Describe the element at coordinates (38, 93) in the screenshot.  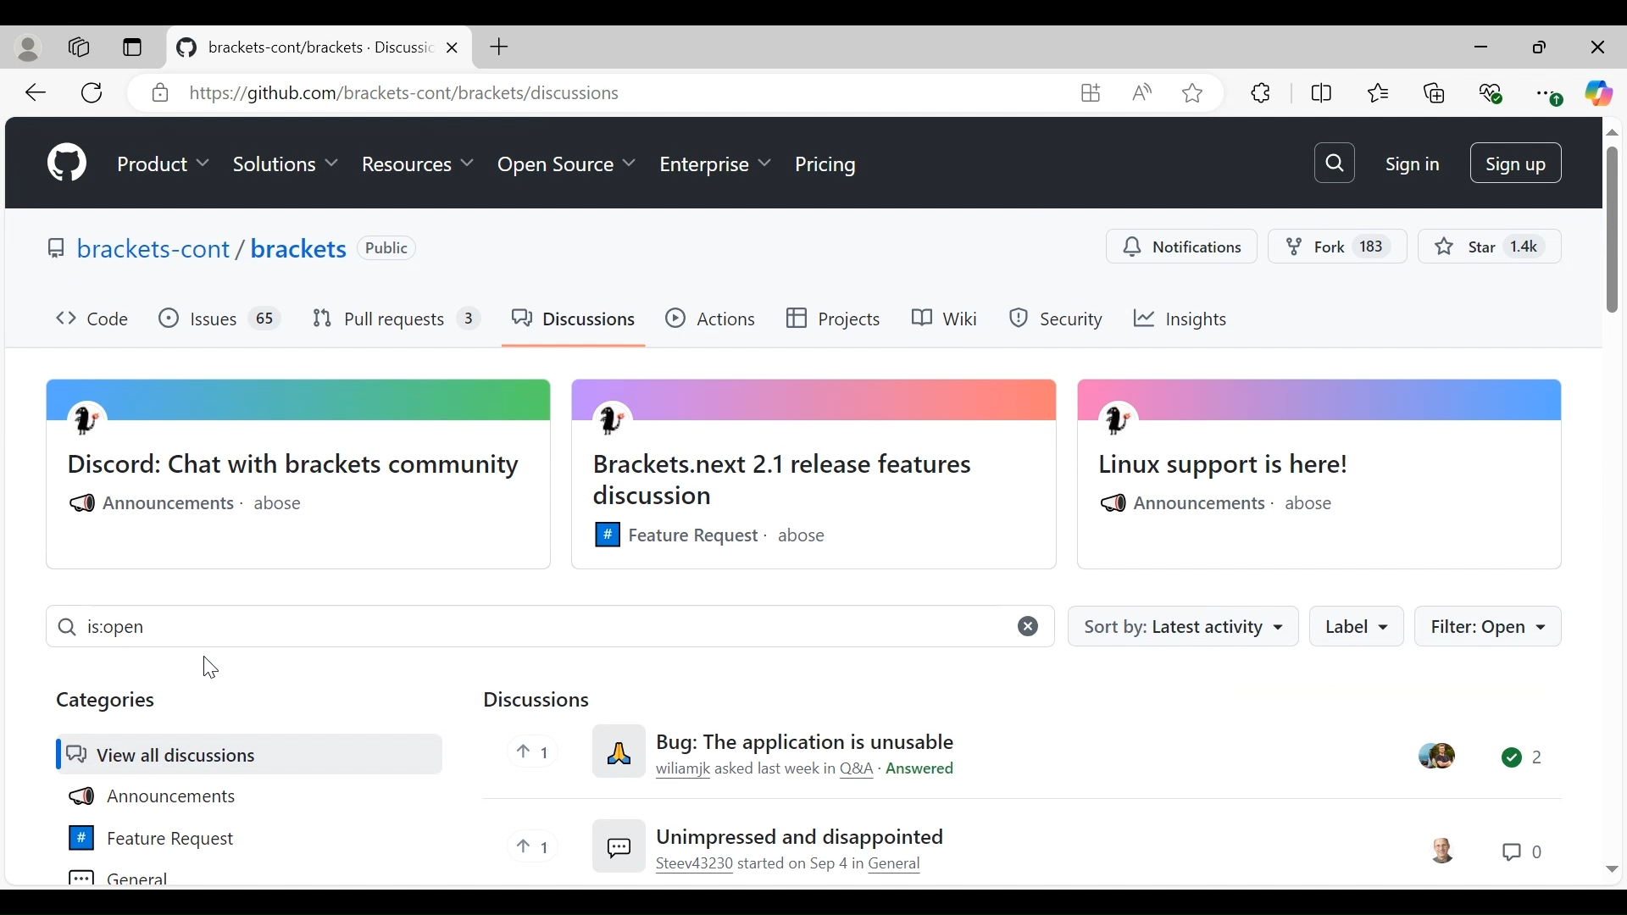
I see `Navigate back` at that location.